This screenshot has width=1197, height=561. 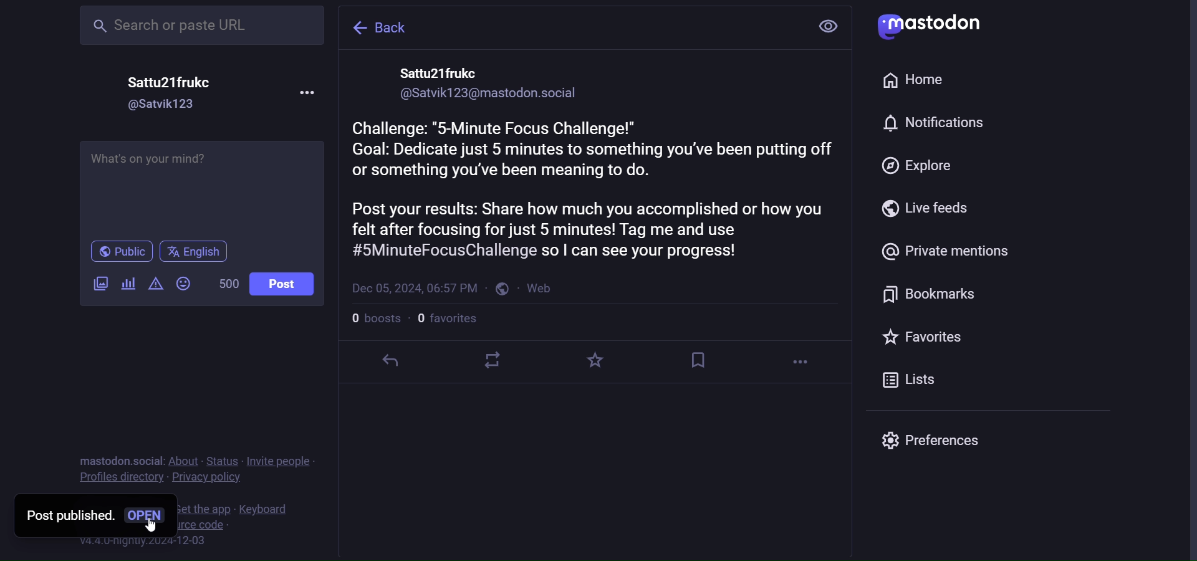 What do you see at coordinates (377, 26) in the screenshot?
I see `back` at bounding box center [377, 26].